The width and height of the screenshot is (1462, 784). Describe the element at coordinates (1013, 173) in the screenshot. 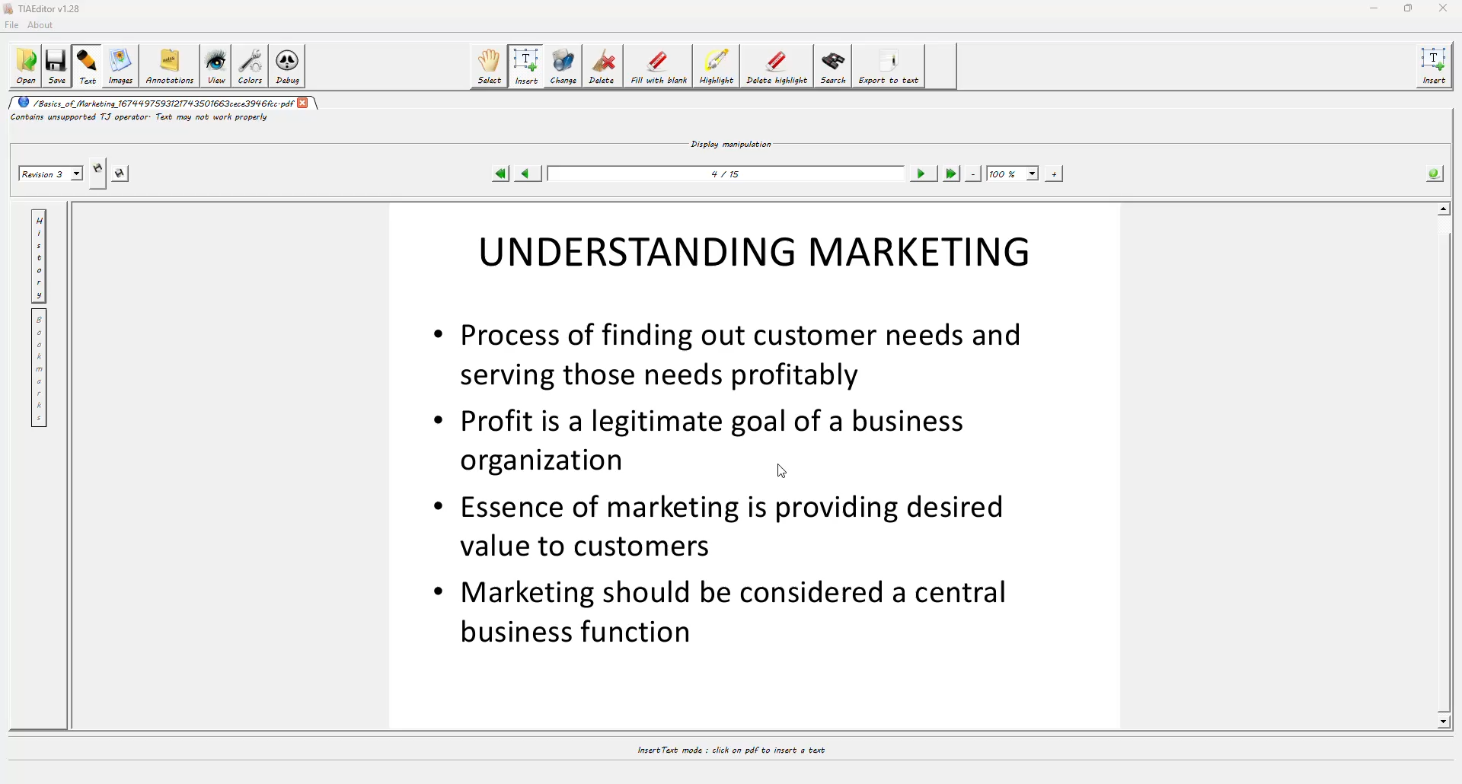

I see `100%` at that location.